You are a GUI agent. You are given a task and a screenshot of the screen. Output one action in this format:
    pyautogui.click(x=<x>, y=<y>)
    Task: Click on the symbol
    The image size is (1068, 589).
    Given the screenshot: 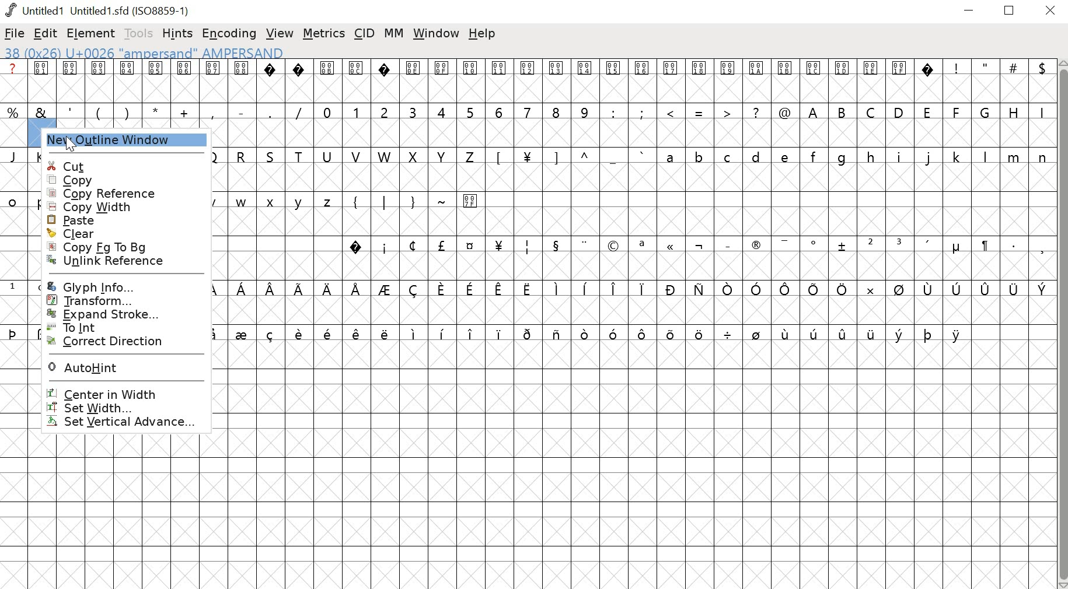 What is the action you would take?
    pyautogui.click(x=929, y=334)
    